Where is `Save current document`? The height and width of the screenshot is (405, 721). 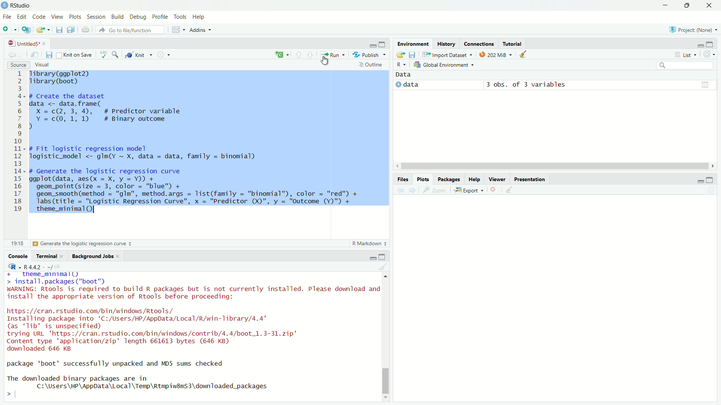 Save current document is located at coordinates (59, 29).